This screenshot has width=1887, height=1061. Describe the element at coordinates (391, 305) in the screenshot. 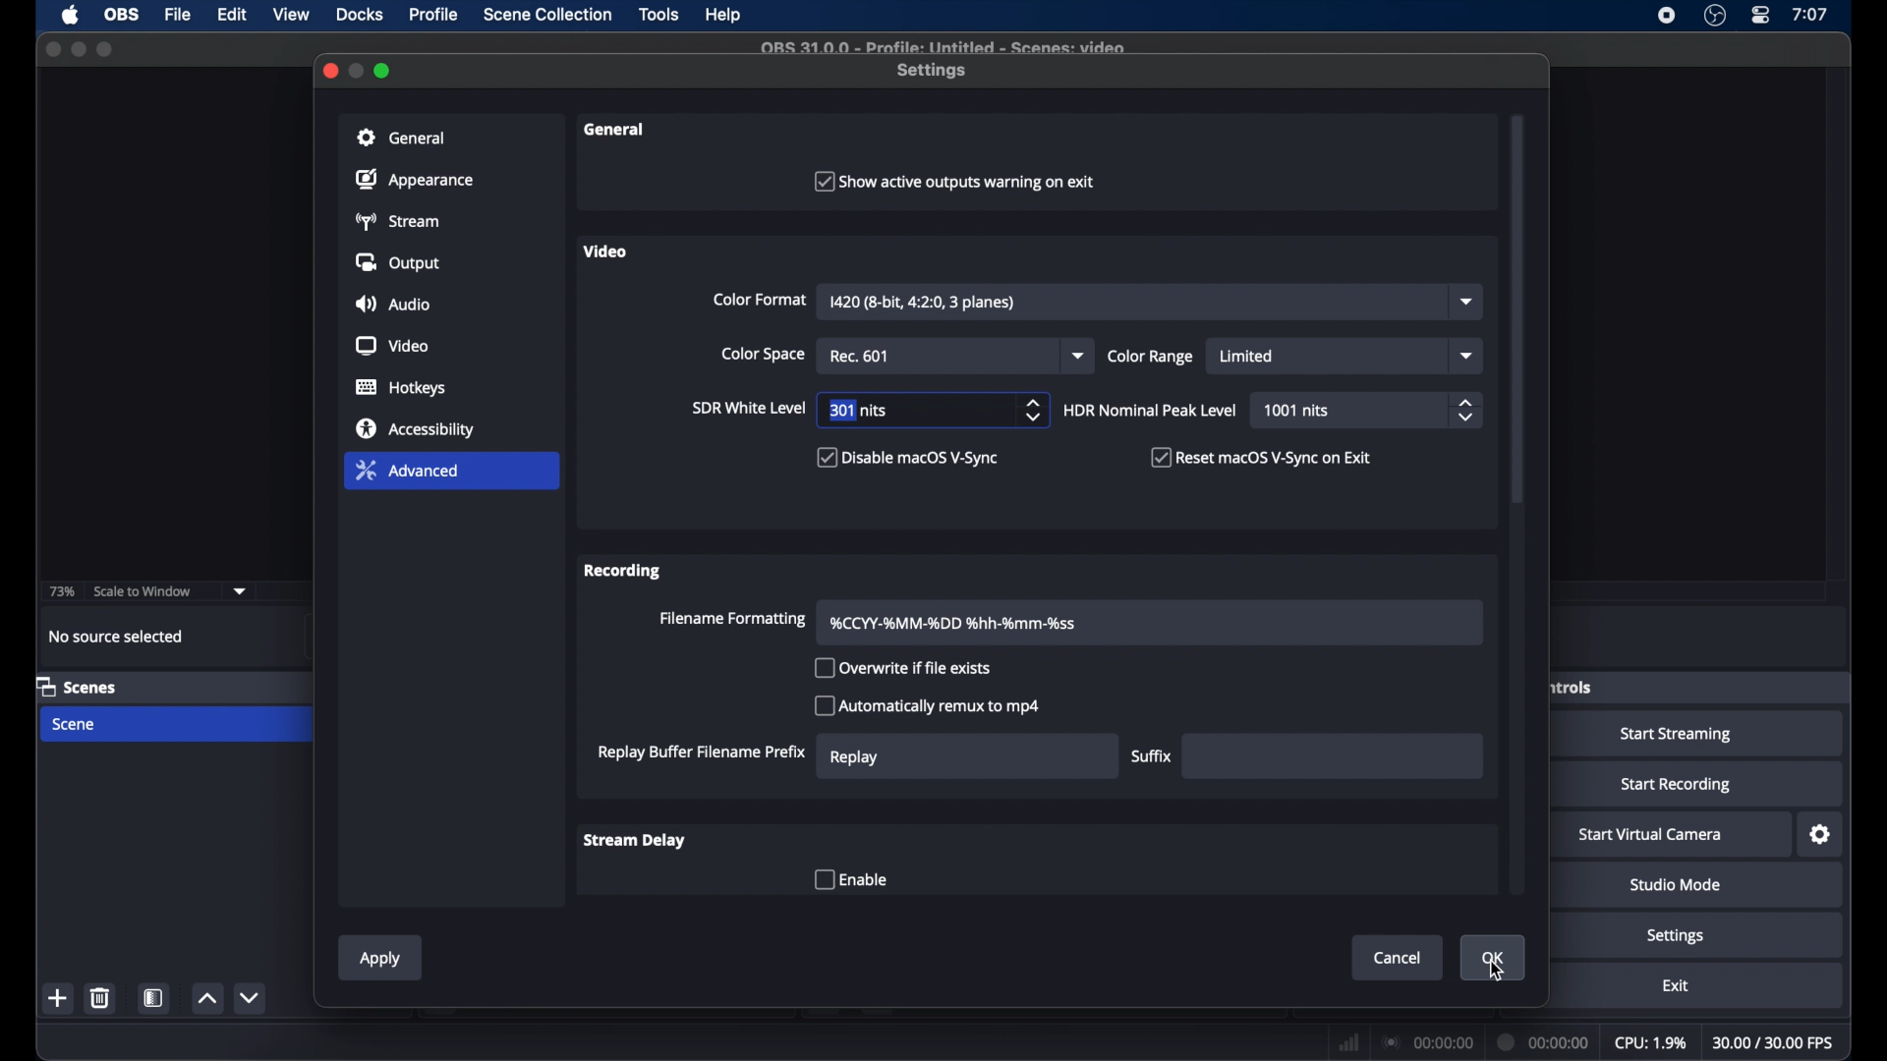

I see `audio` at that location.